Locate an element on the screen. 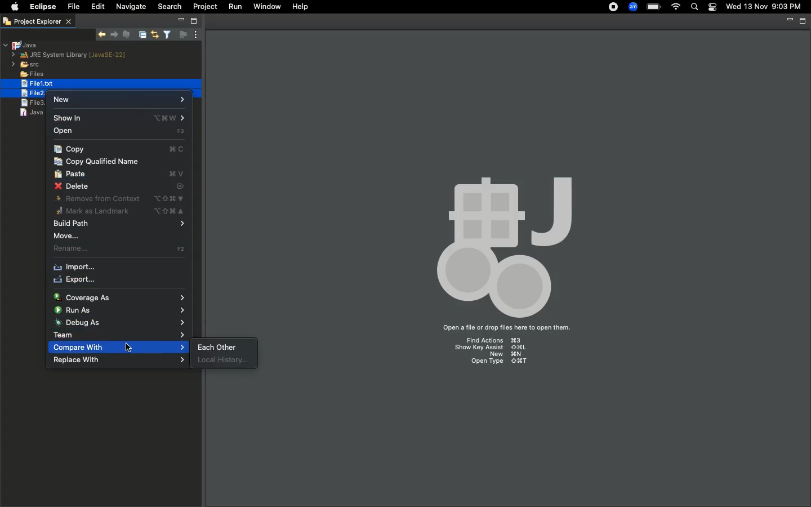  Copy qualified name is located at coordinates (96, 162).